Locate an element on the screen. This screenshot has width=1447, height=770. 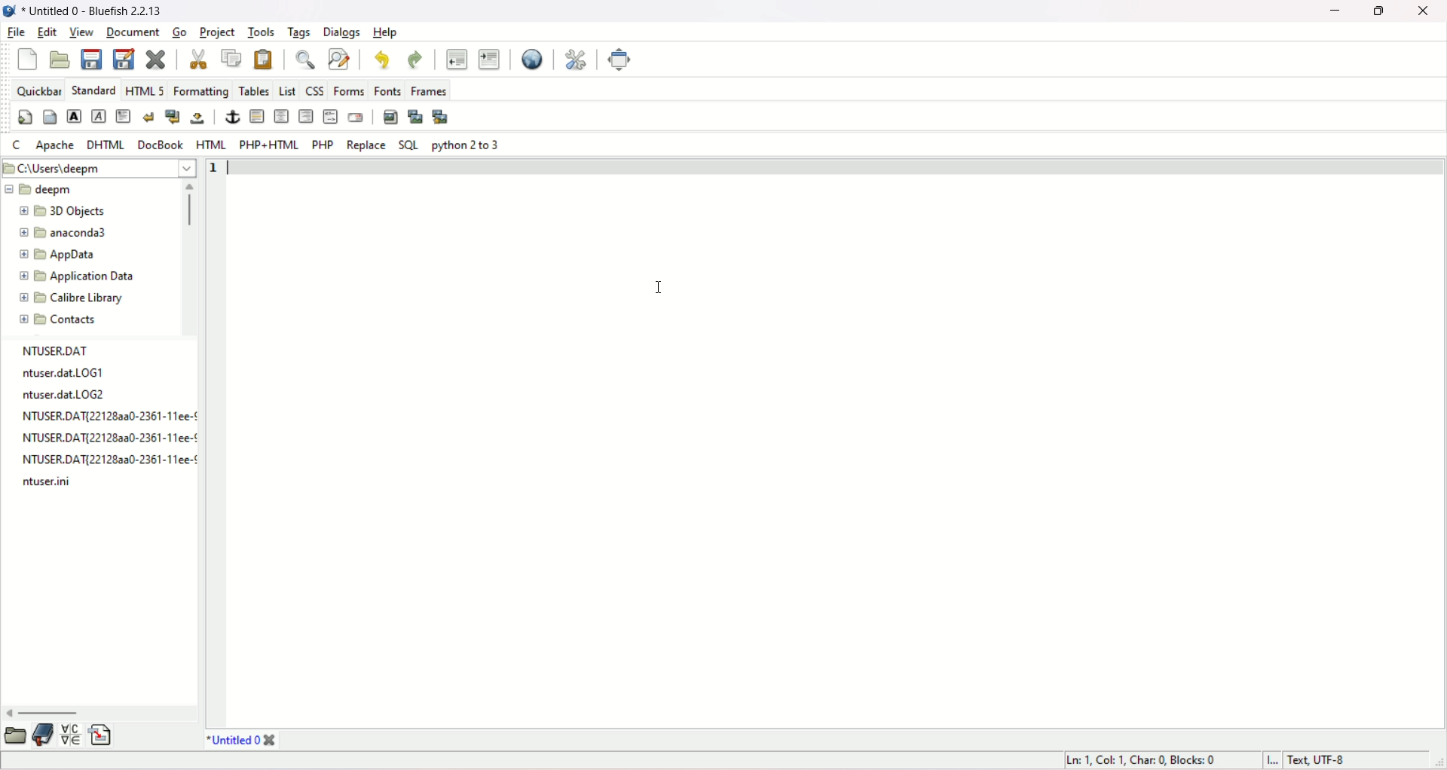
cursor is located at coordinates (654, 292).